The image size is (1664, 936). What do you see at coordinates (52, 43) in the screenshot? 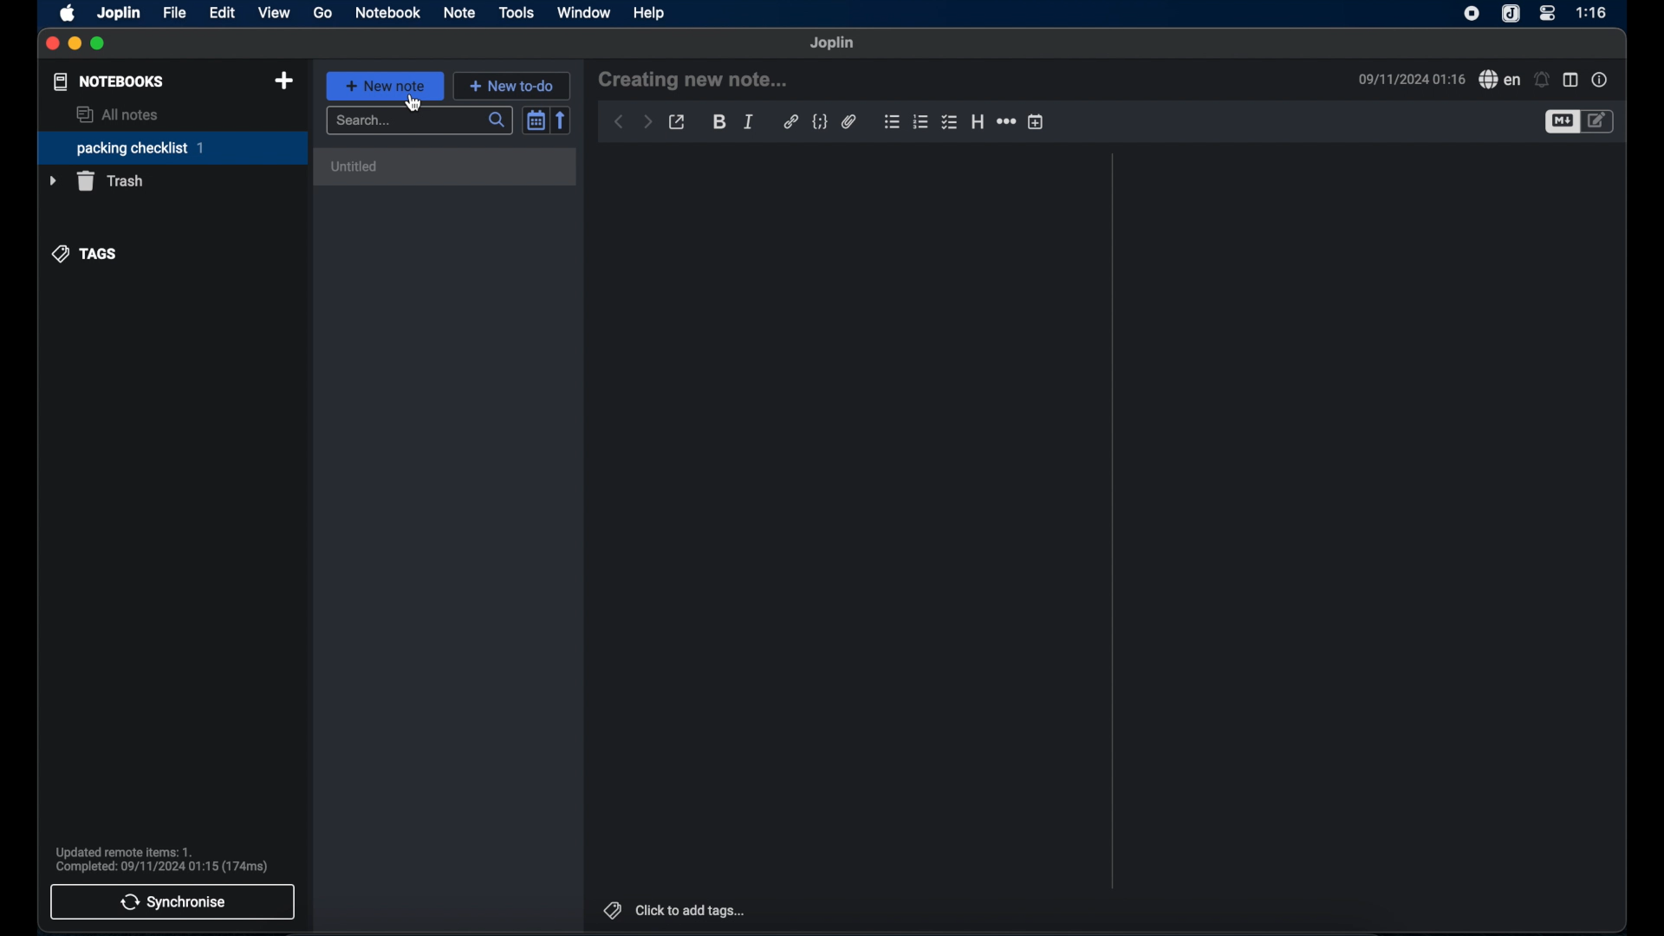
I see `close` at bounding box center [52, 43].